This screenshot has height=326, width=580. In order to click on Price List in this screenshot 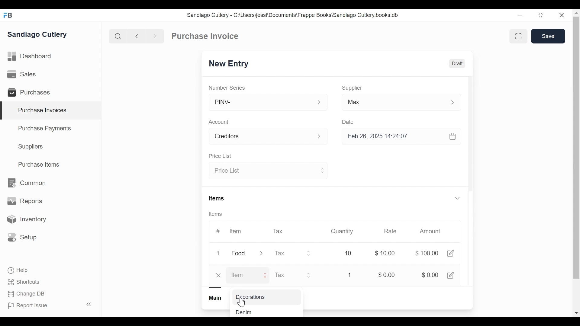, I will do `click(221, 156)`.